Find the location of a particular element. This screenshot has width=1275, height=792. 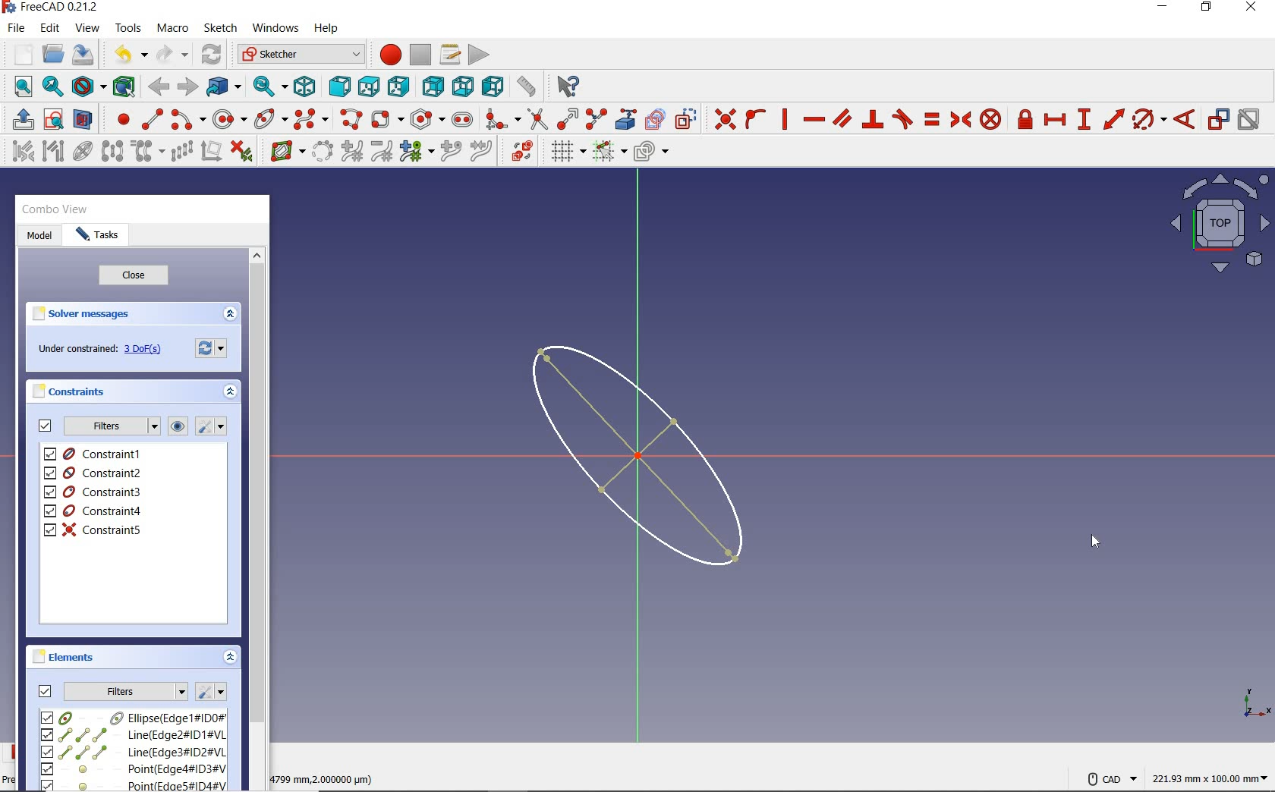

edit is located at coordinates (49, 29).